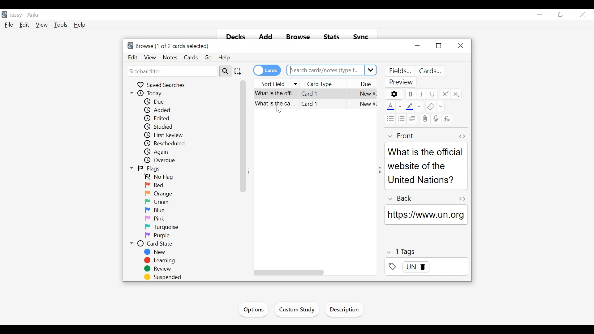 This screenshot has width=594, height=334. Describe the element at coordinates (165, 277) in the screenshot. I see `Suspended` at that location.